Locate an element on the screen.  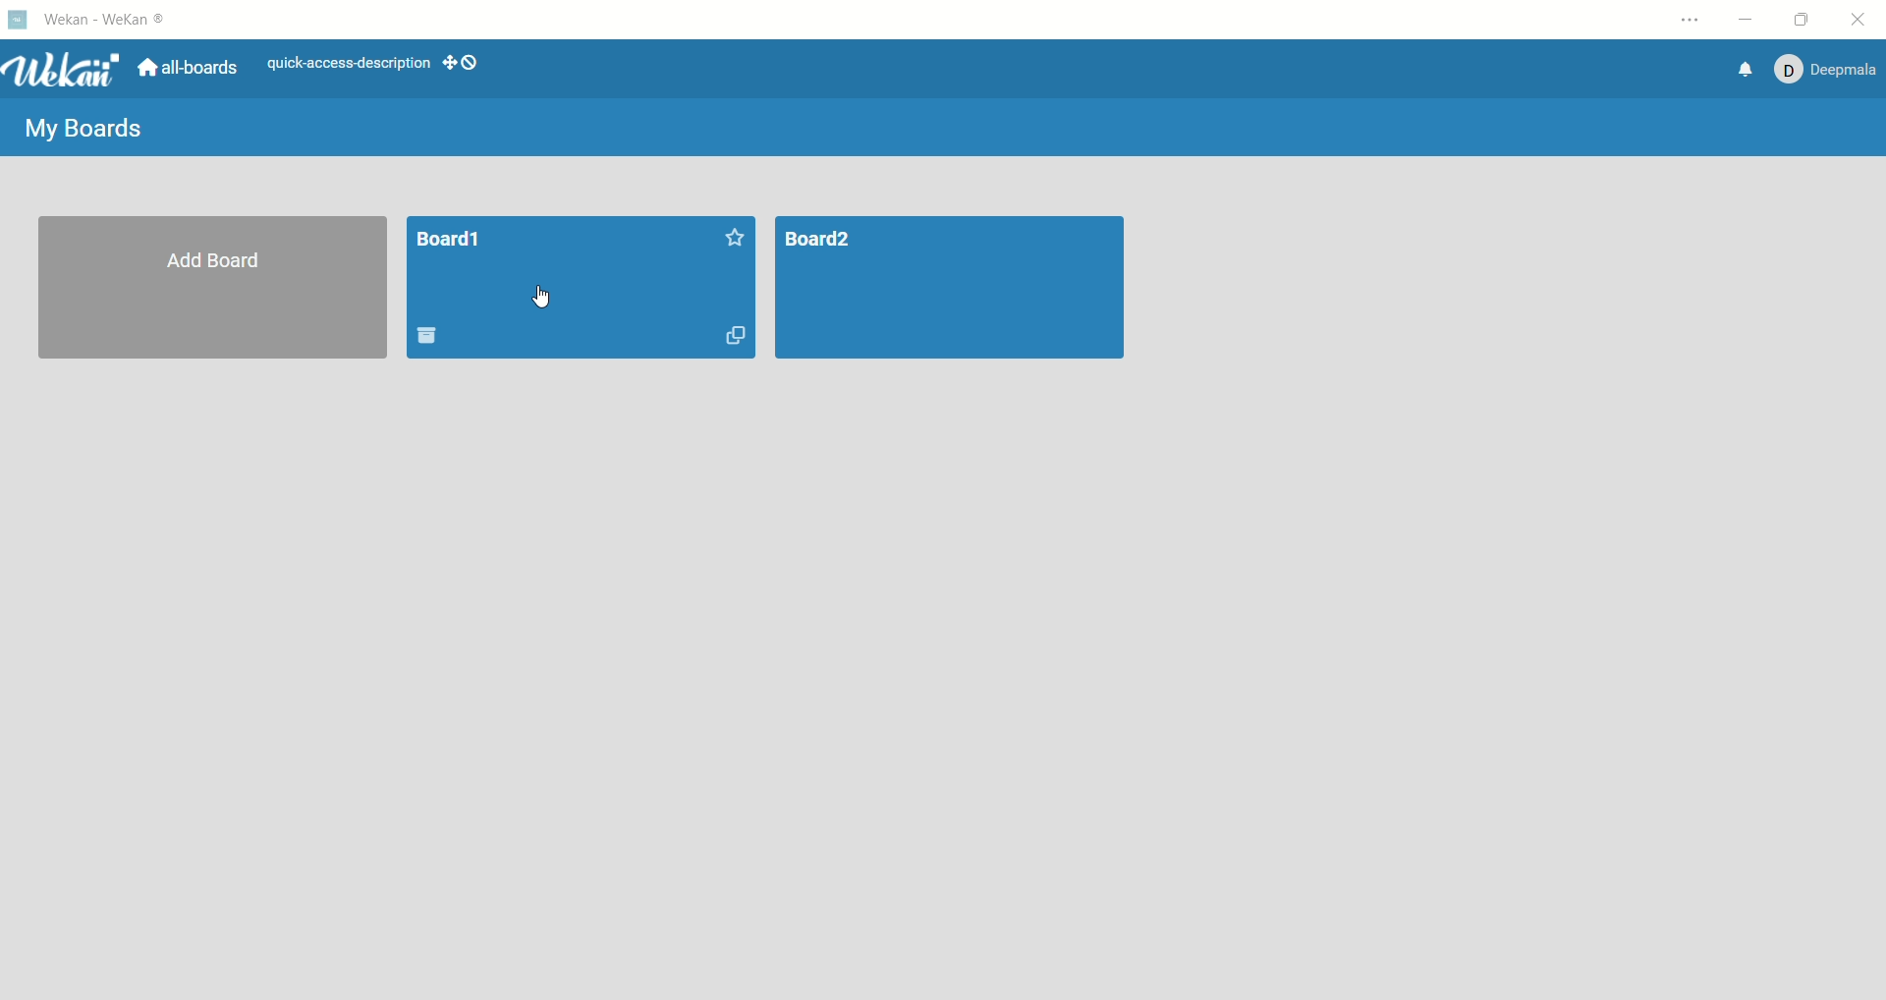
show-desktop-drag-handles is located at coordinates (451, 65).